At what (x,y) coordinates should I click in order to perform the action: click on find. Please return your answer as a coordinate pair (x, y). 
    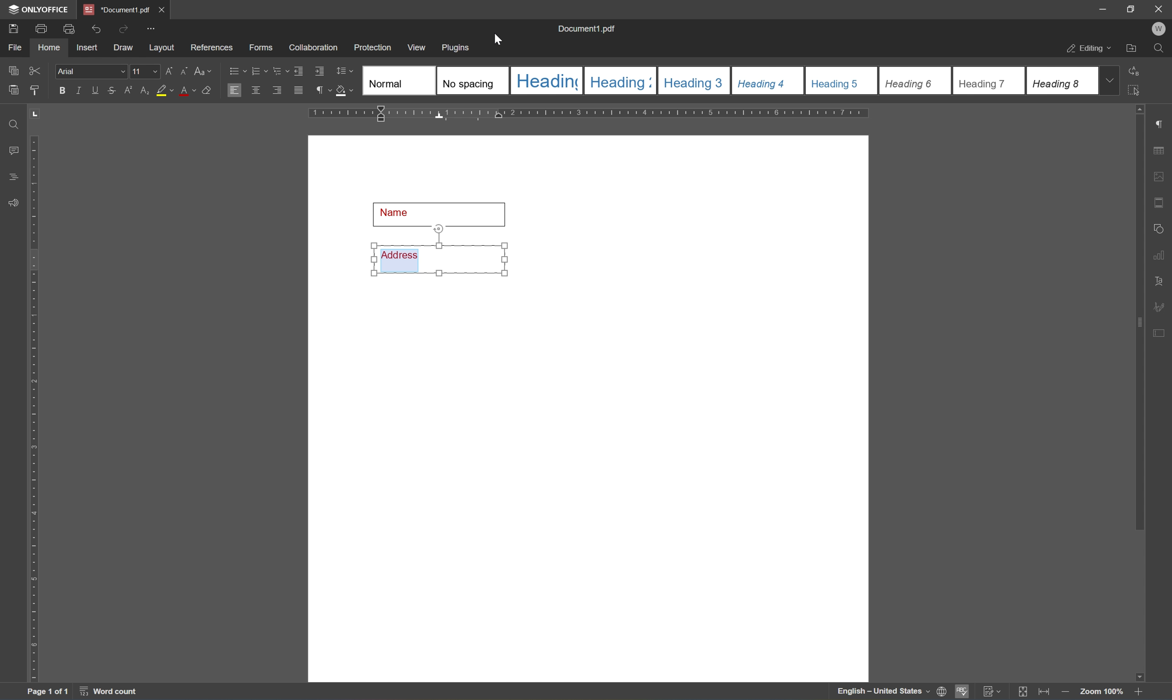
    Looking at the image, I should click on (1159, 49).